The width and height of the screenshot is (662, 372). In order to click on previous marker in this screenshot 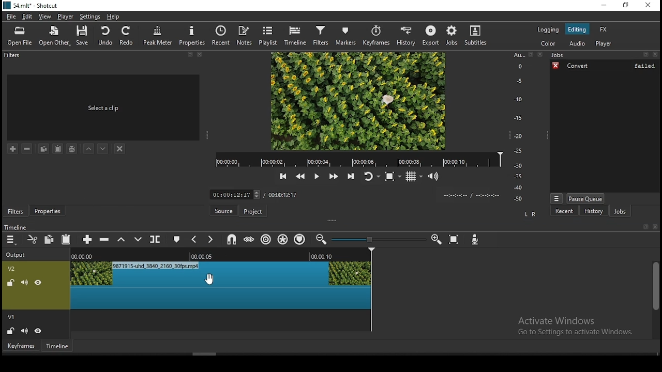, I will do `click(194, 240)`.